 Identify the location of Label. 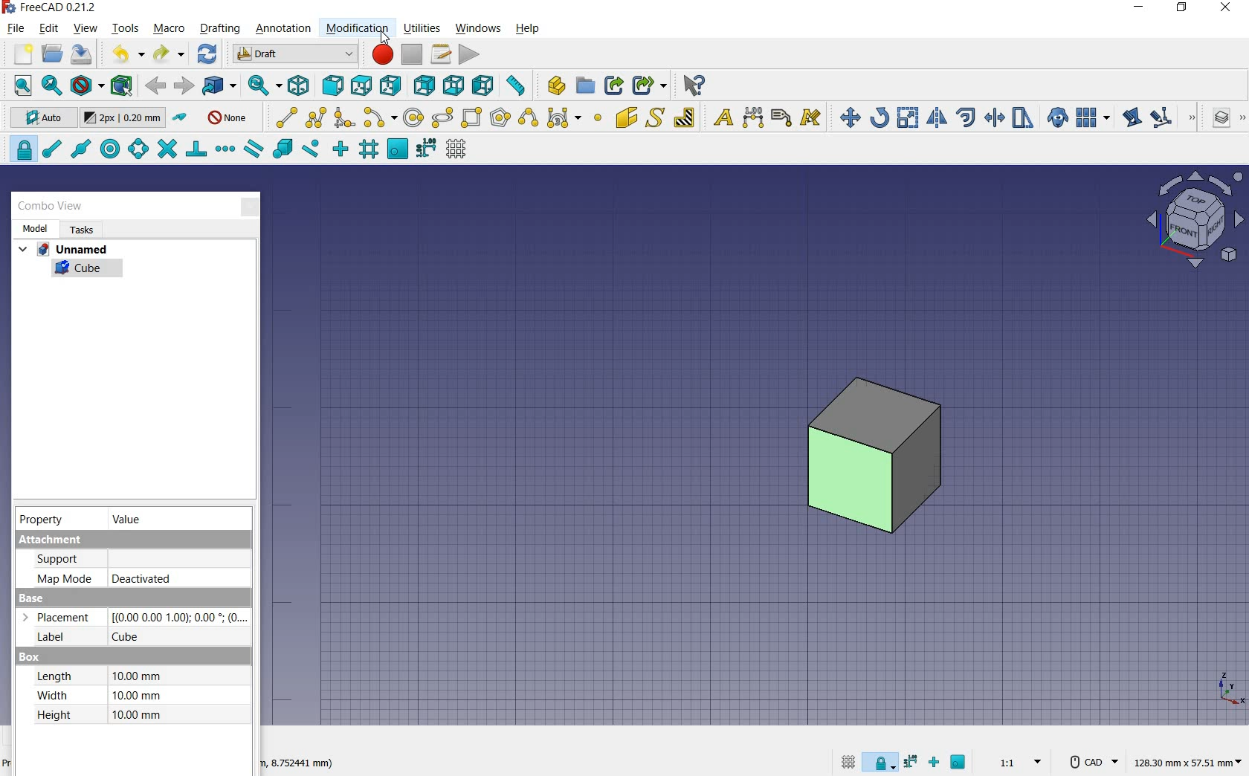
(45, 638).